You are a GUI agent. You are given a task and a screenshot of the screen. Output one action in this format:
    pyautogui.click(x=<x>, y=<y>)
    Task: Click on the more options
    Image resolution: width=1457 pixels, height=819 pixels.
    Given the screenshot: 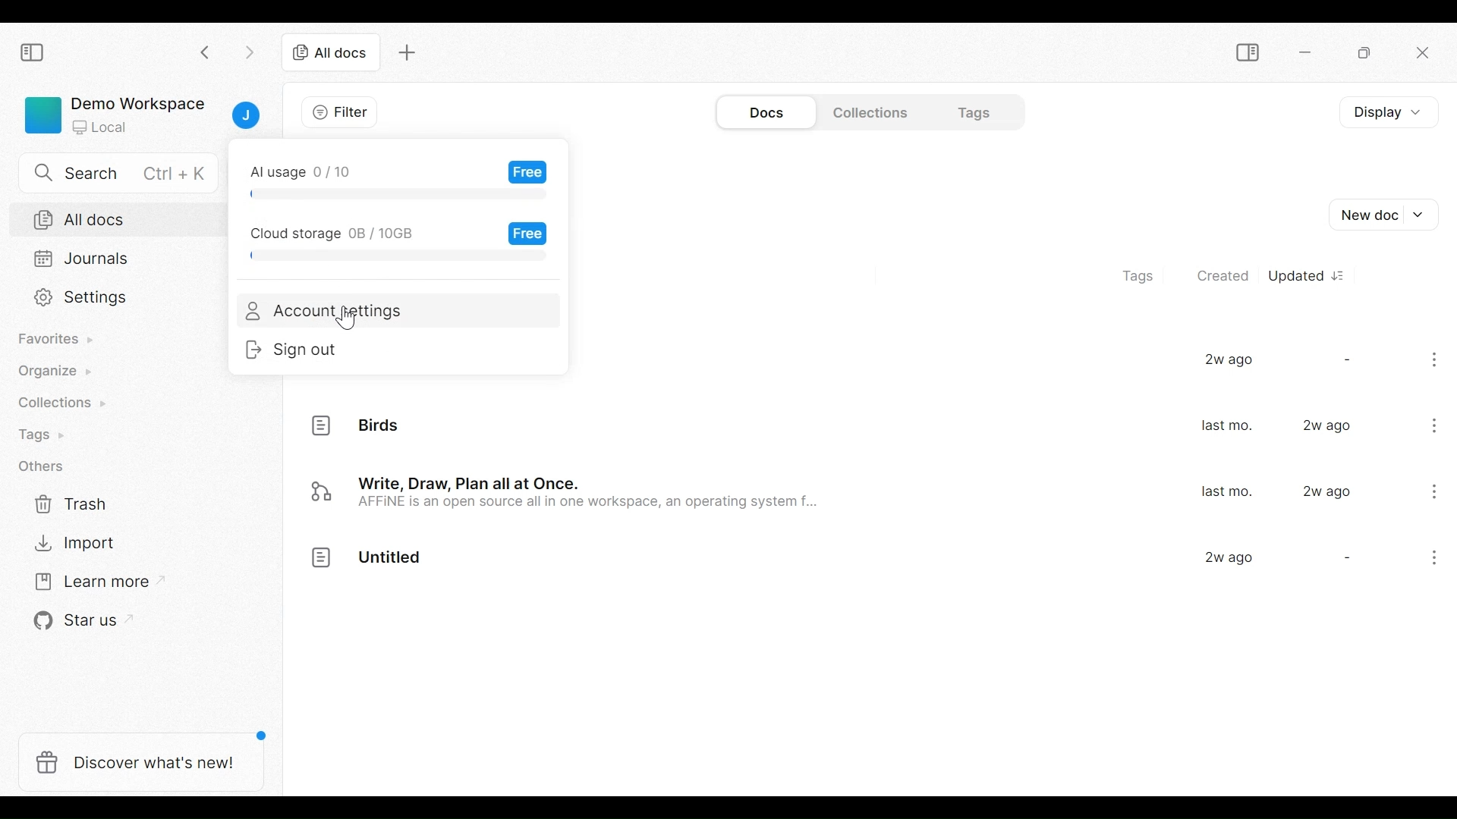 What is the action you would take?
    pyautogui.click(x=1432, y=491)
    